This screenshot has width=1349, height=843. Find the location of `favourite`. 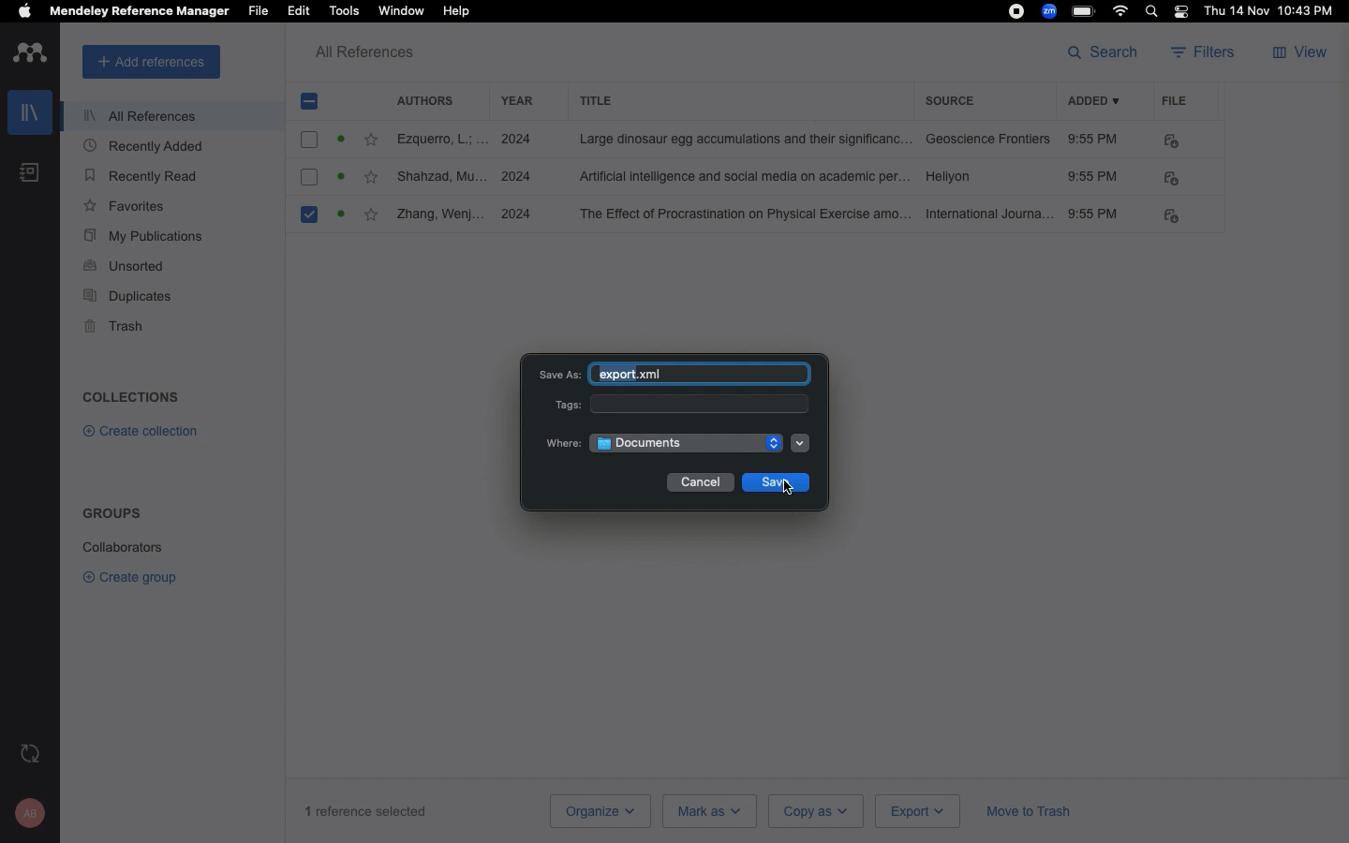

favourite is located at coordinates (372, 214).